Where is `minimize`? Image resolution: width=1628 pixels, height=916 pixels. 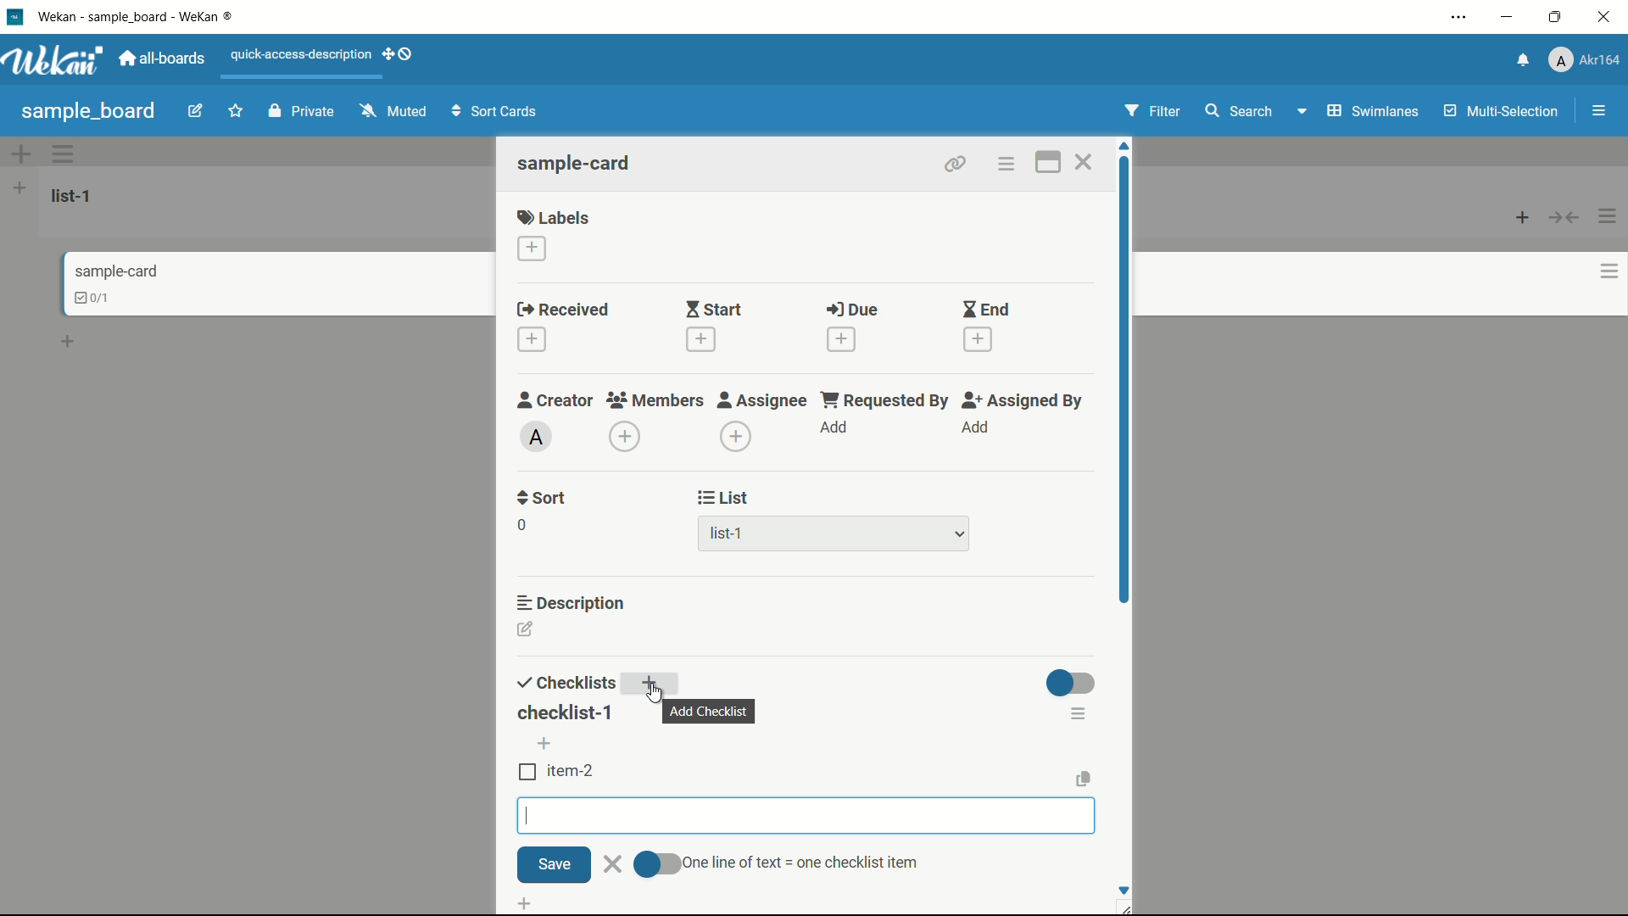
minimize is located at coordinates (1505, 18).